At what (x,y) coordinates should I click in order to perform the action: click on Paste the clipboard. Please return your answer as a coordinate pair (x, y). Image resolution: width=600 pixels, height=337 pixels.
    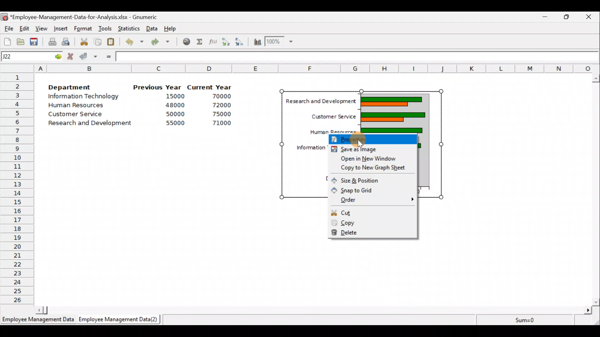
    Looking at the image, I should click on (112, 42).